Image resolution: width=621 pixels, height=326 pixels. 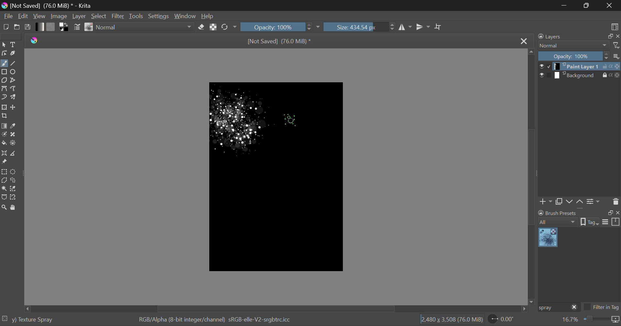 What do you see at coordinates (40, 27) in the screenshot?
I see `Gradient` at bounding box center [40, 27].